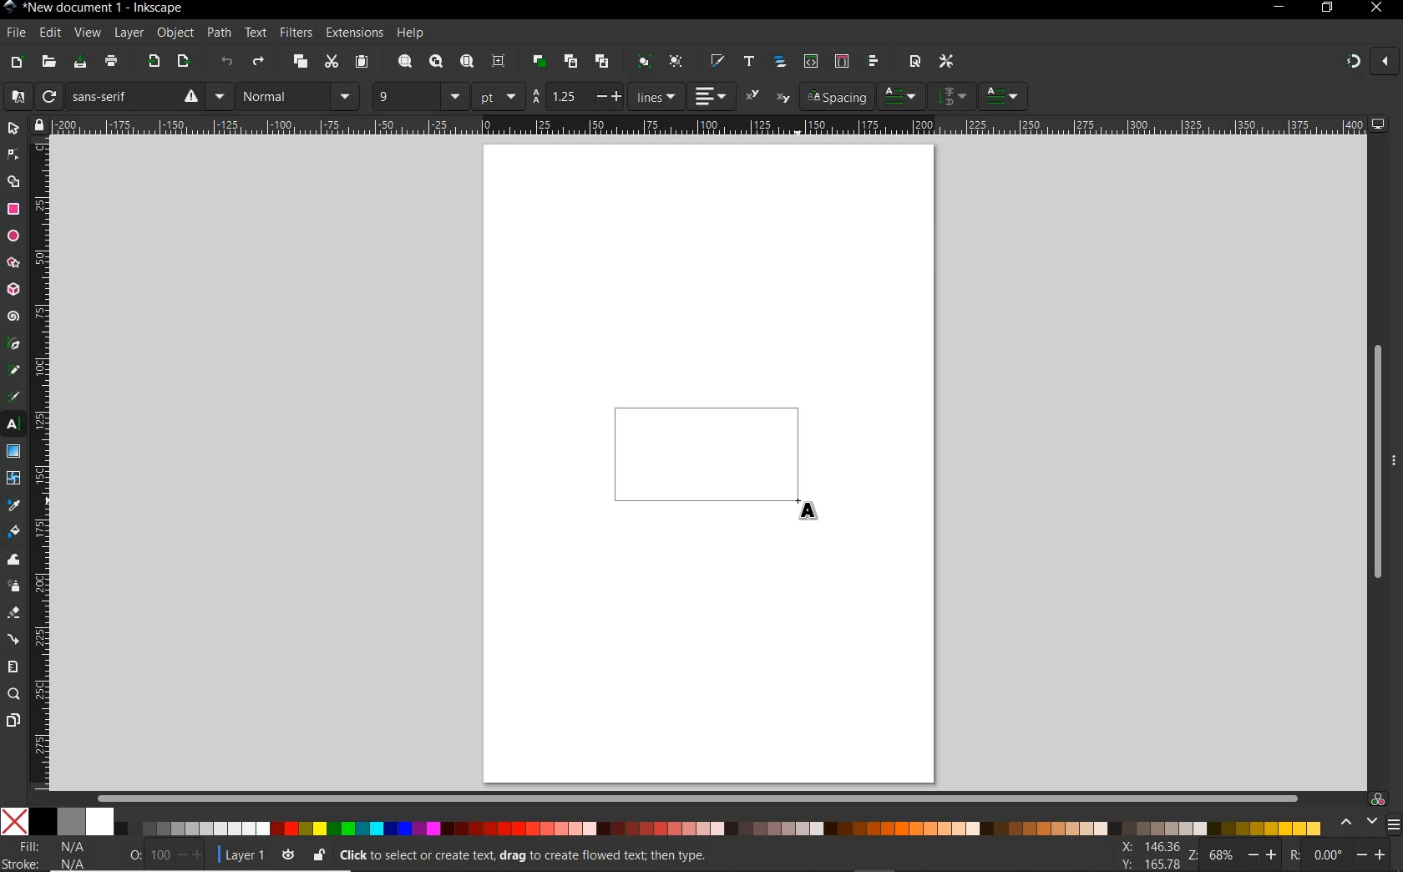 The width and height of the screenshot is (1403, 872). I want to click on text tool, so click(13, 425).